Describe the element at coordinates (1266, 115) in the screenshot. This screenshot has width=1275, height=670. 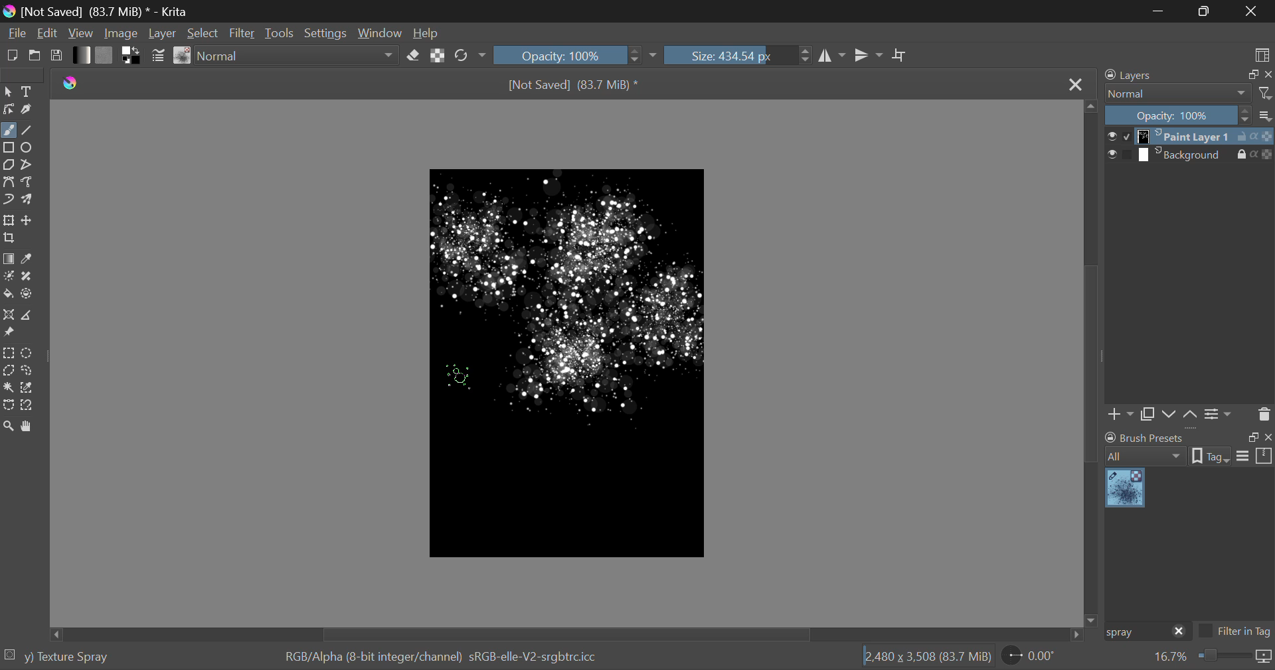
I see `more` at that location.